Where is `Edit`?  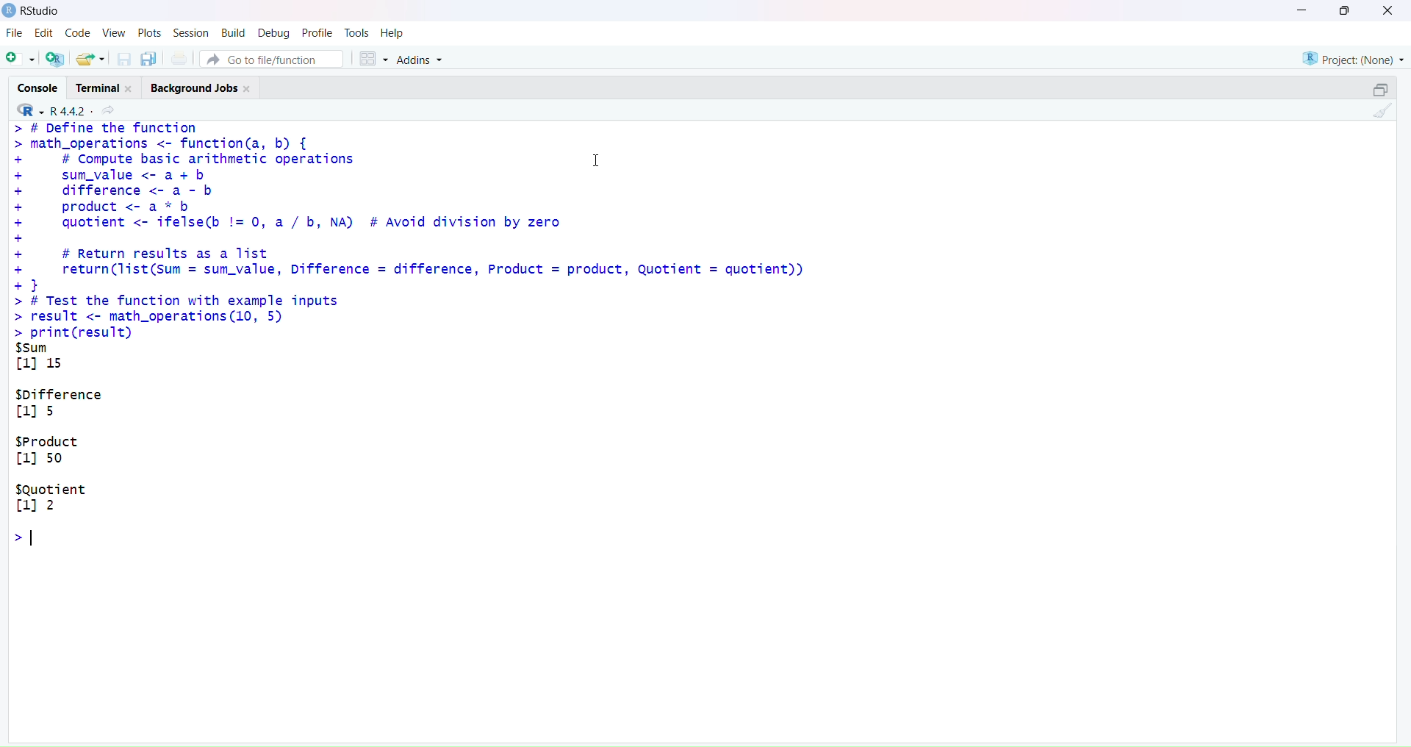
Edit is located at coordinates (40, 35).